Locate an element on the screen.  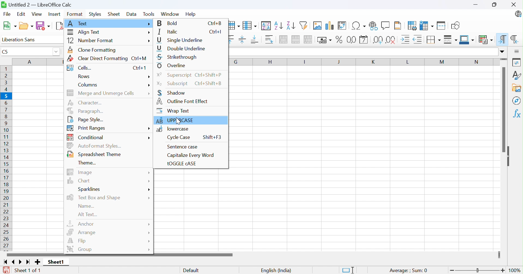
locare case is located at coordinates (173, 129).